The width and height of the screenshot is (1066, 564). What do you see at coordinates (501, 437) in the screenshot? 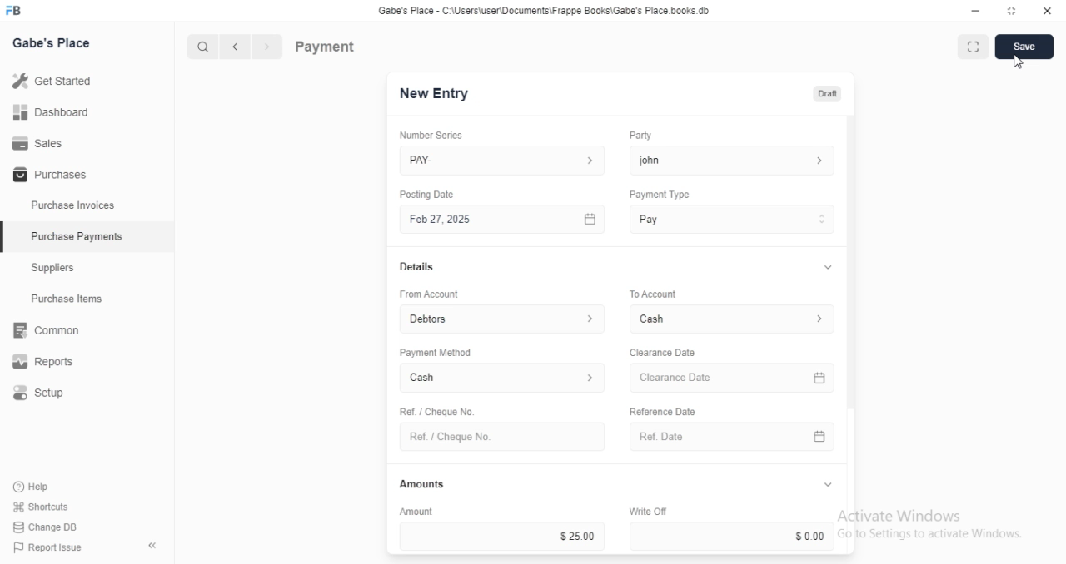
I see `Ref. / Cheque No.` at bounding box center [501, 437].